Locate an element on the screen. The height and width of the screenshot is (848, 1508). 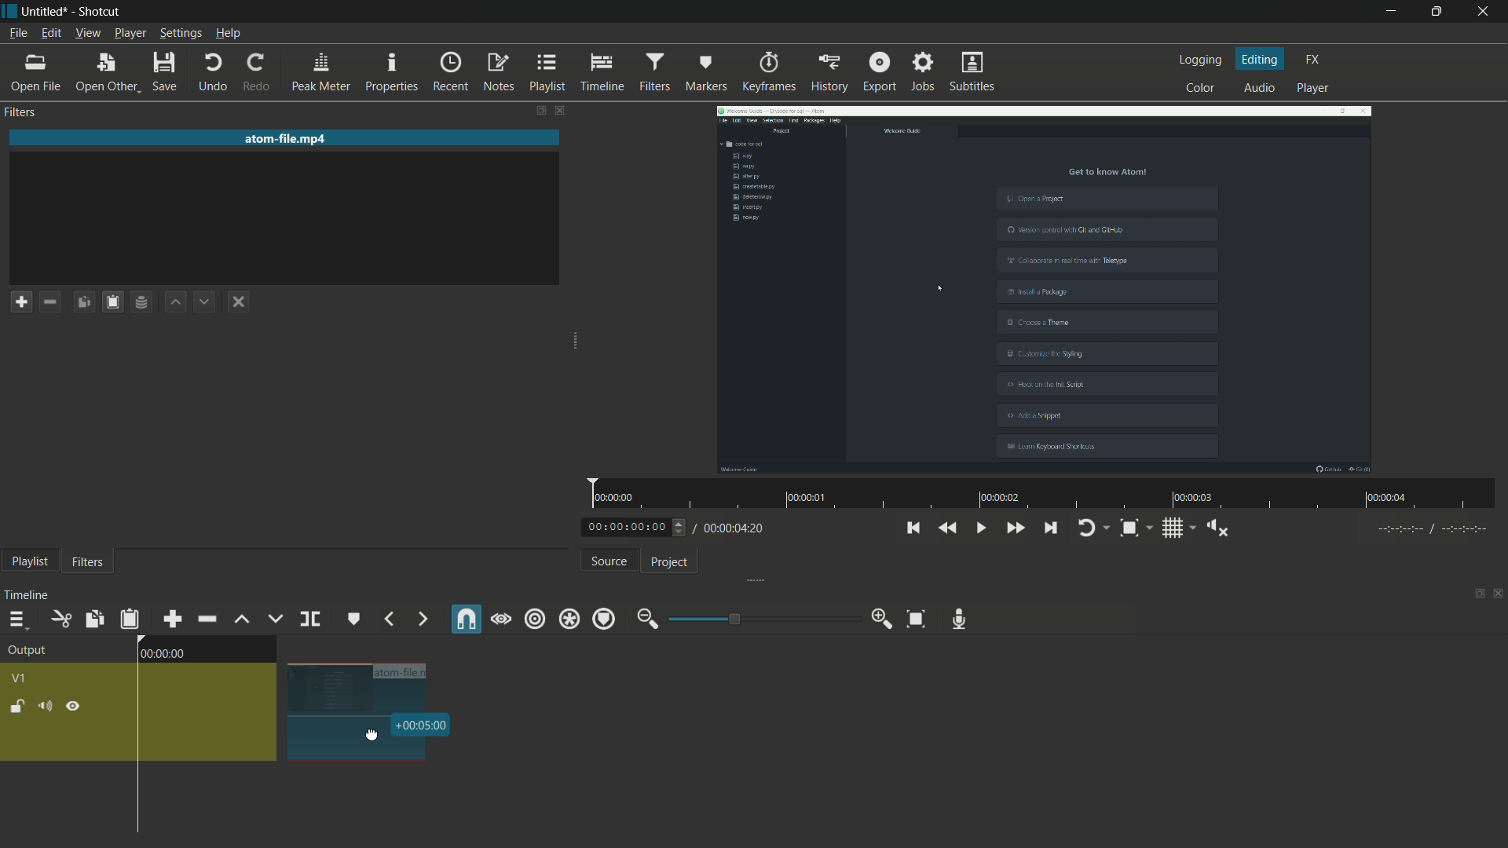
filters is located at coordinates (20, 113).